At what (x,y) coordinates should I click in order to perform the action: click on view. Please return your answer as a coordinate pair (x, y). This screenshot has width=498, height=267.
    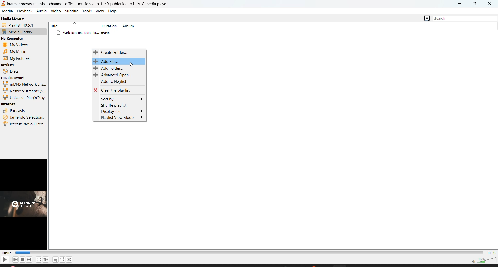
    Looking at the image, I should click on (101, 11).